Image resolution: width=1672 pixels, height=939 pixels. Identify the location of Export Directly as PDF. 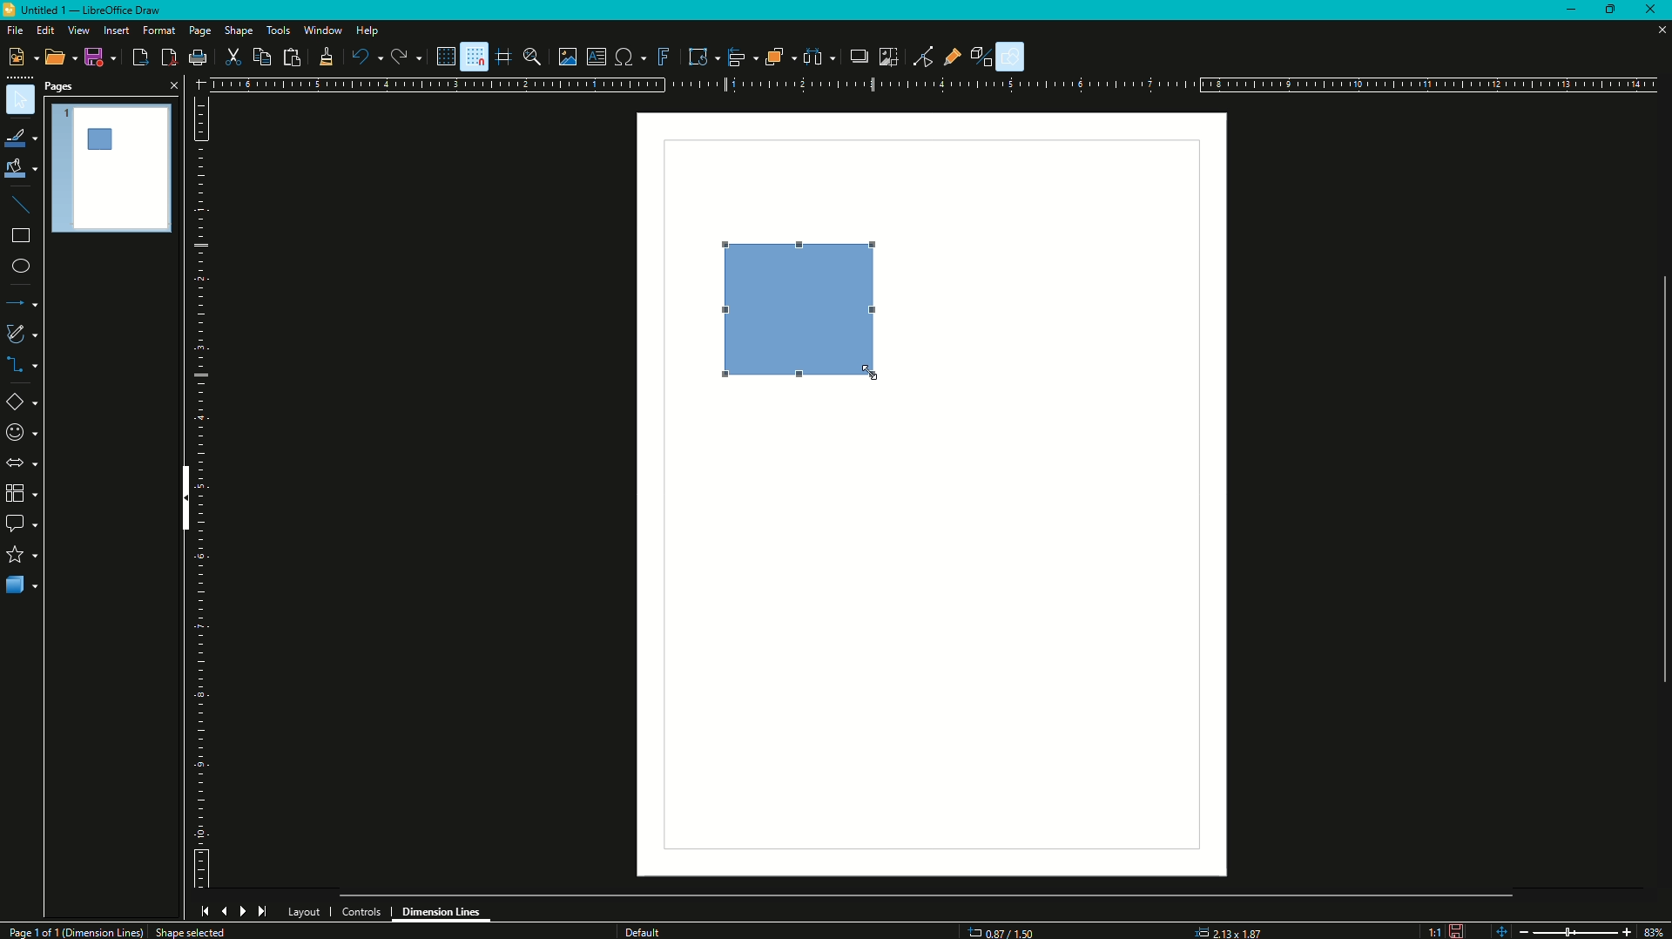
(167, 57).